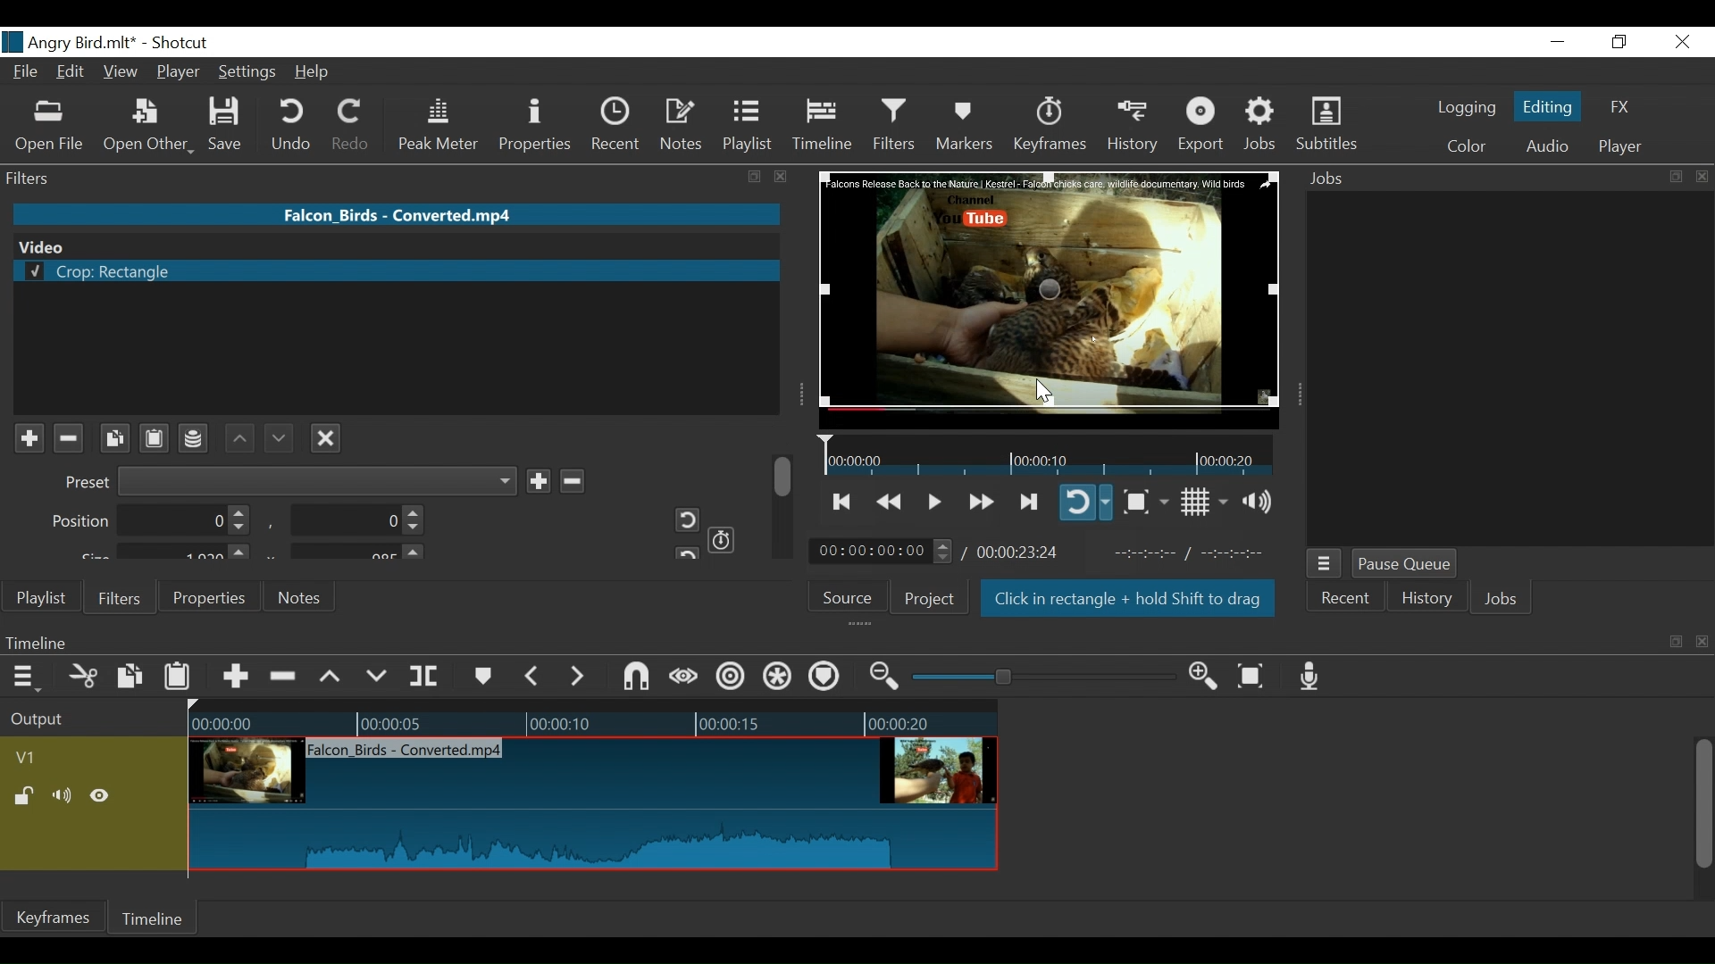 The height and width of the screenshot is (964, 1715). Describe the element at coordinates (1674, 177) in the screenshot. I see `copy` at that location.